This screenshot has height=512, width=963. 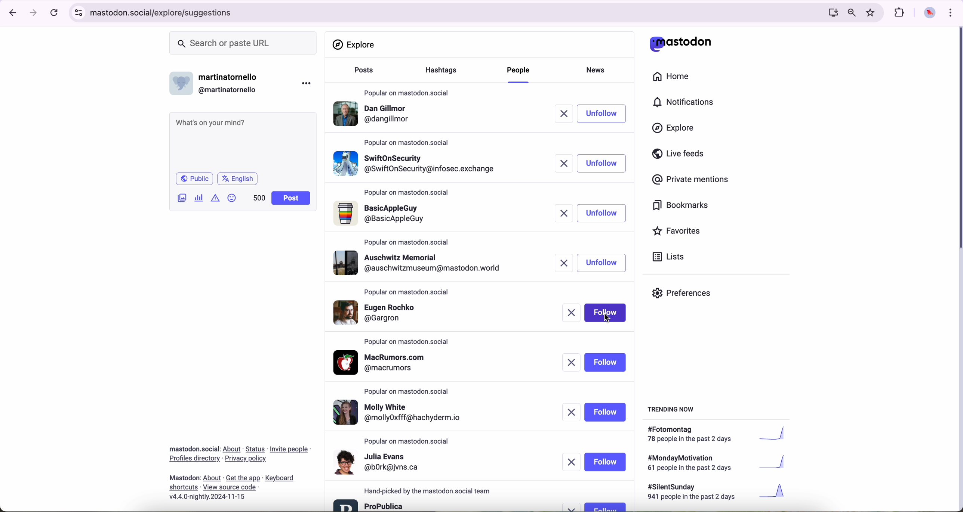 I want to click on profile, so click(x=404, y=413).